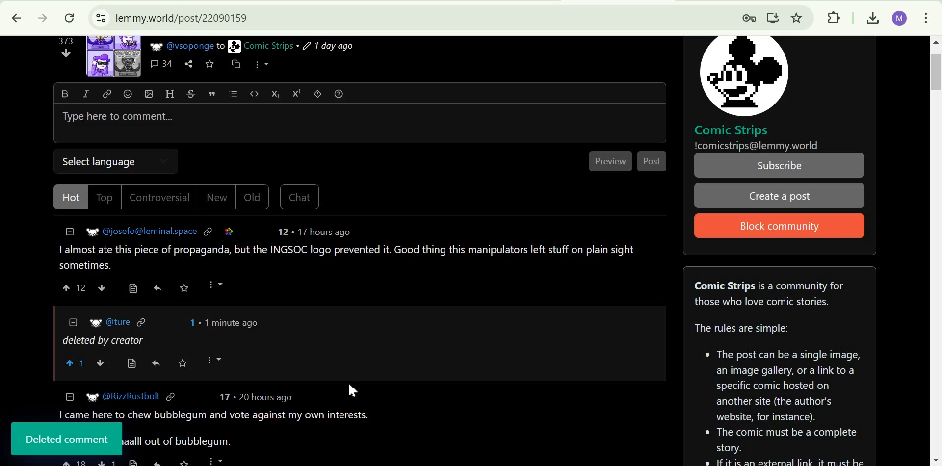  Describe the element at coordinates (235, 46) in the screenshot. I see `picture` at that location.